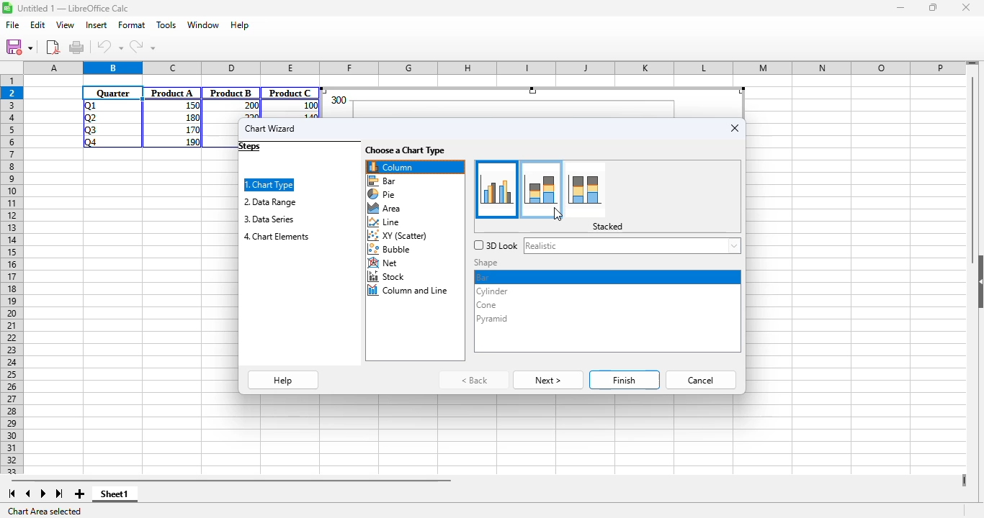  What do you see at coordinates (96, 24) in the screenshot?
I see `insert` at bounding box center [96, 24].